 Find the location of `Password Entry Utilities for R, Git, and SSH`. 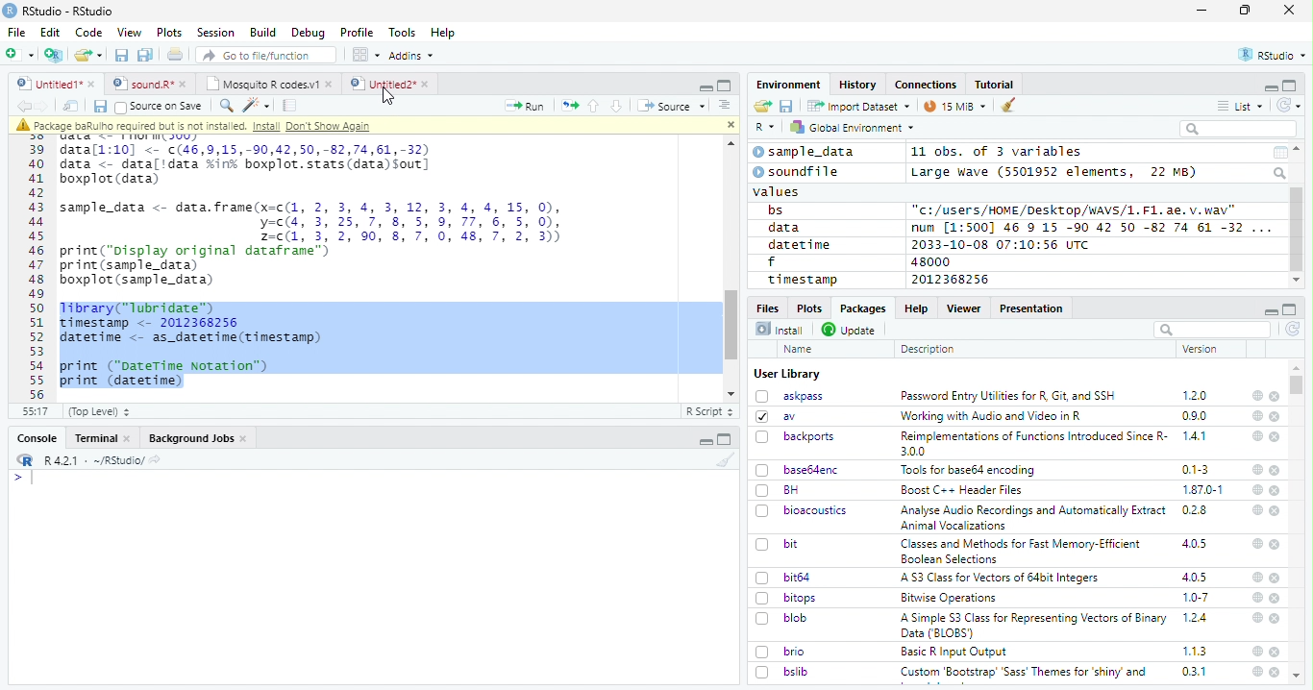

Password Entry Utilities for R, Git, and SSH is located at coordinates (1008, 396).